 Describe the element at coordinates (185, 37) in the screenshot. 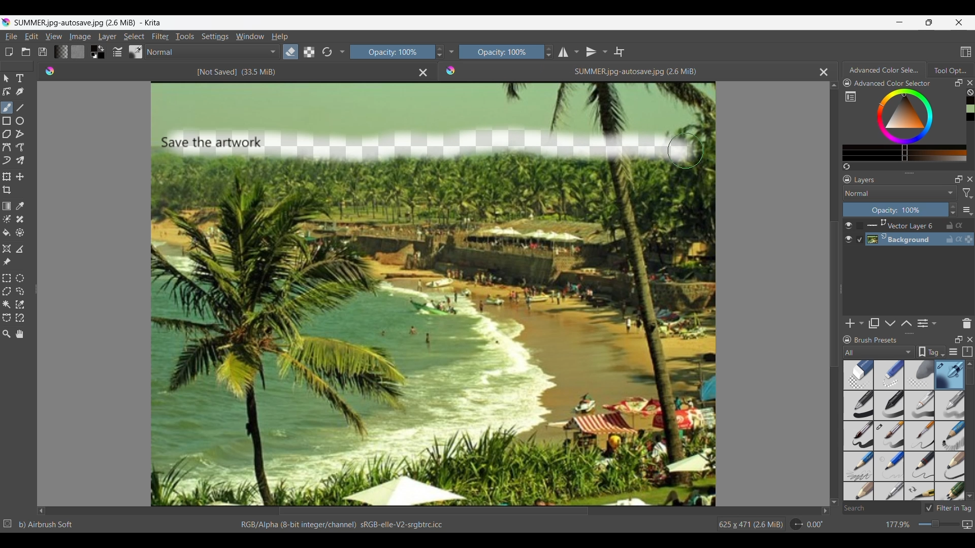

I see `Tools` at that location.